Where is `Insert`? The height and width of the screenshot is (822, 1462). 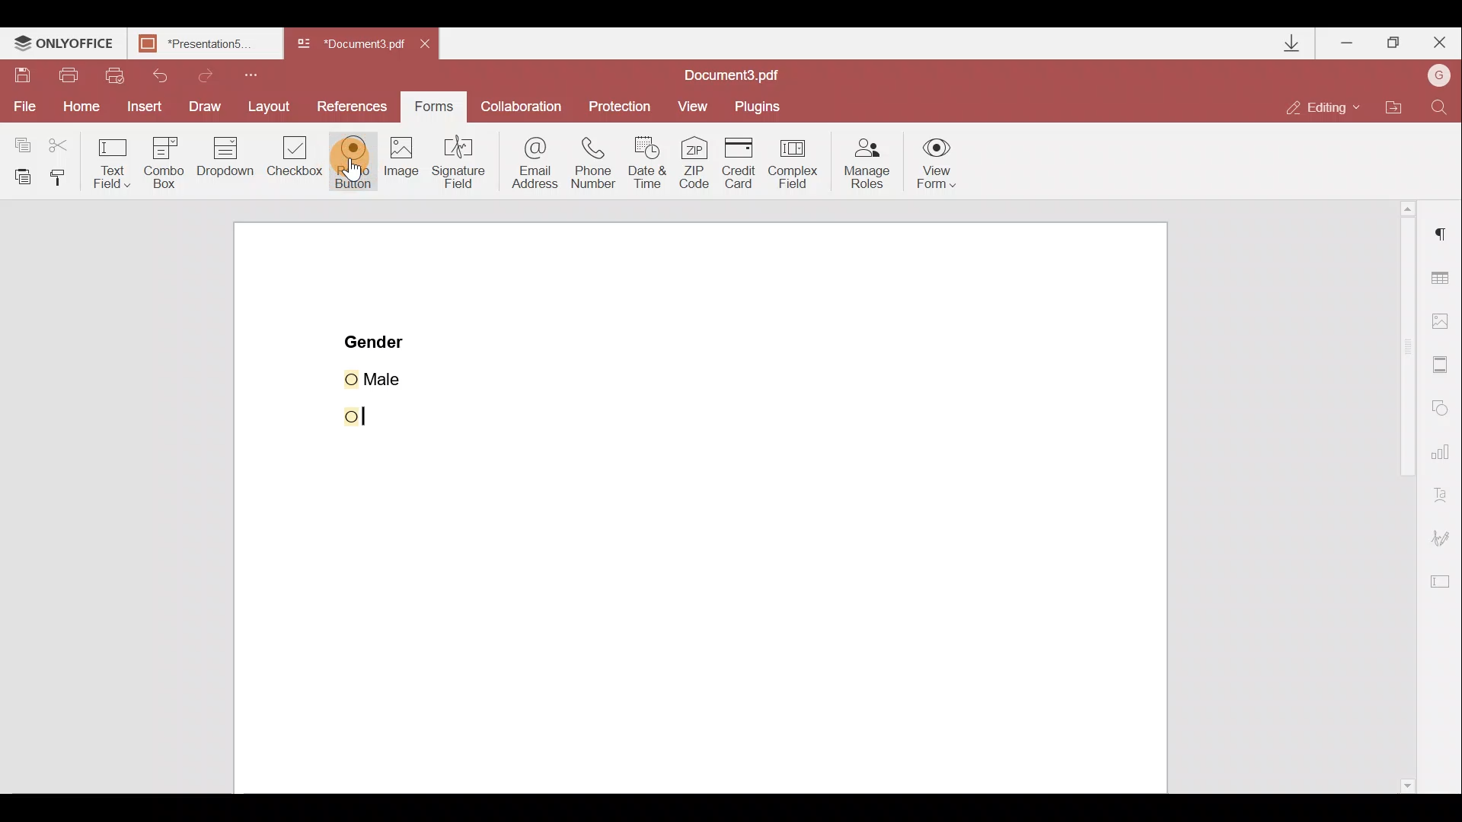 Insert is located at coordinates (142, 108).